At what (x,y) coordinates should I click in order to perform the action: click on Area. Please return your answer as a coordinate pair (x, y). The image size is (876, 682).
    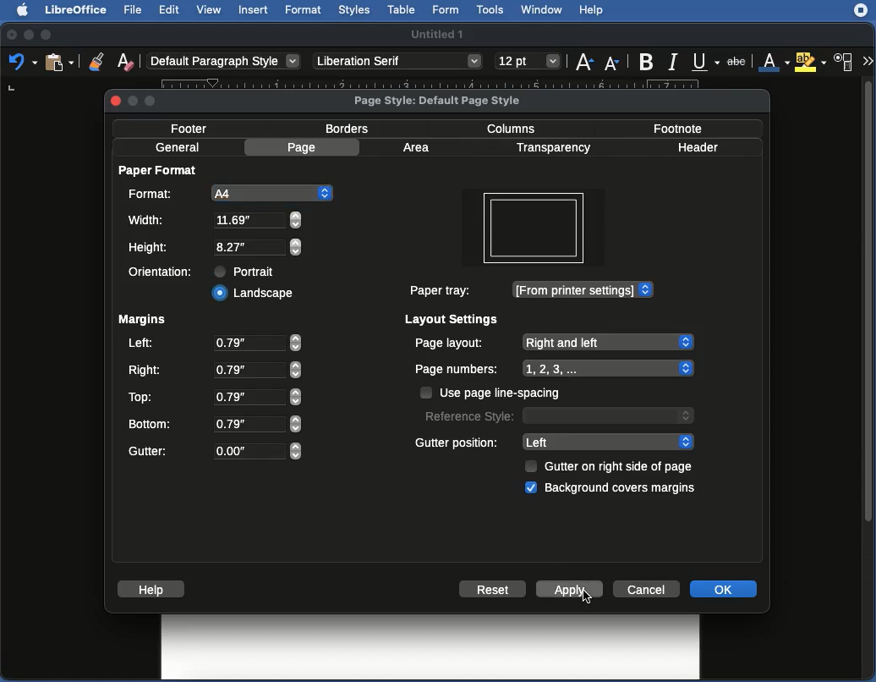
    Looking at the image, I should click on (419, 147).